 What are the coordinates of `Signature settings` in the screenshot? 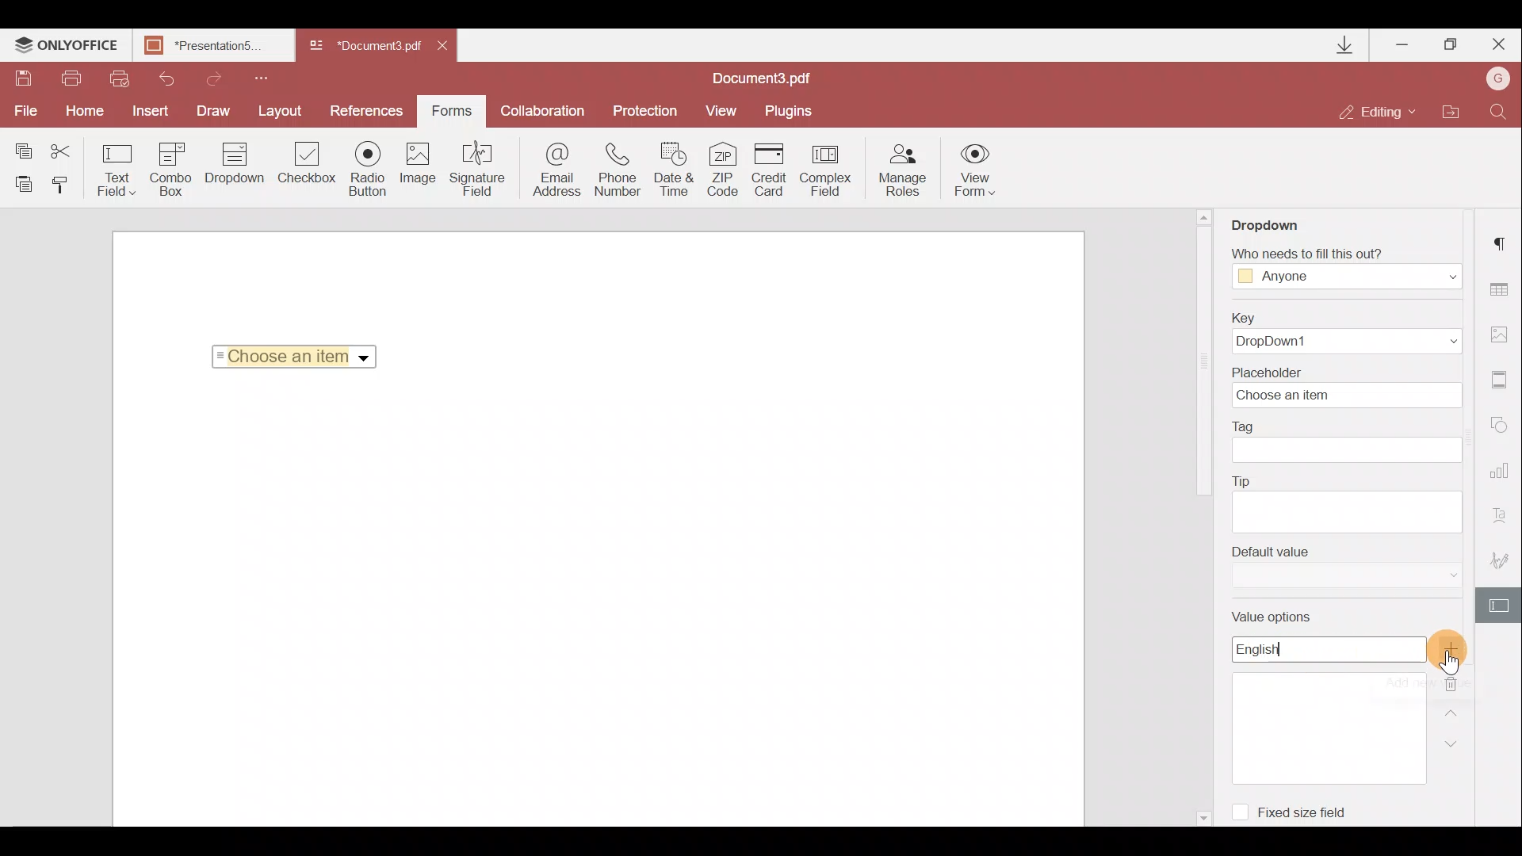 It's located at (1503, 564).